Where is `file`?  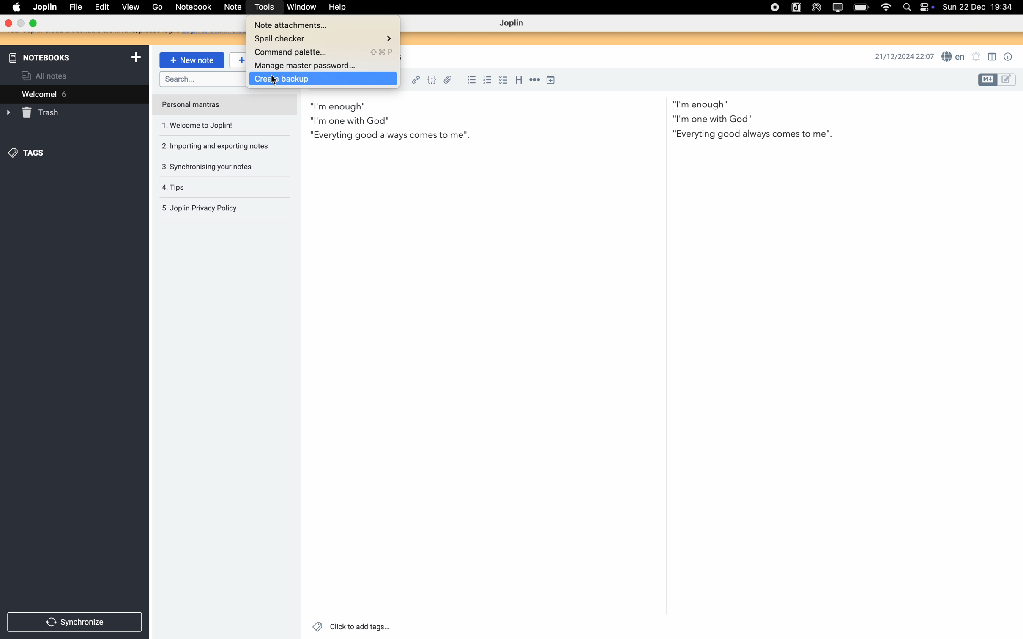
file is located at coordinates (76, 7).